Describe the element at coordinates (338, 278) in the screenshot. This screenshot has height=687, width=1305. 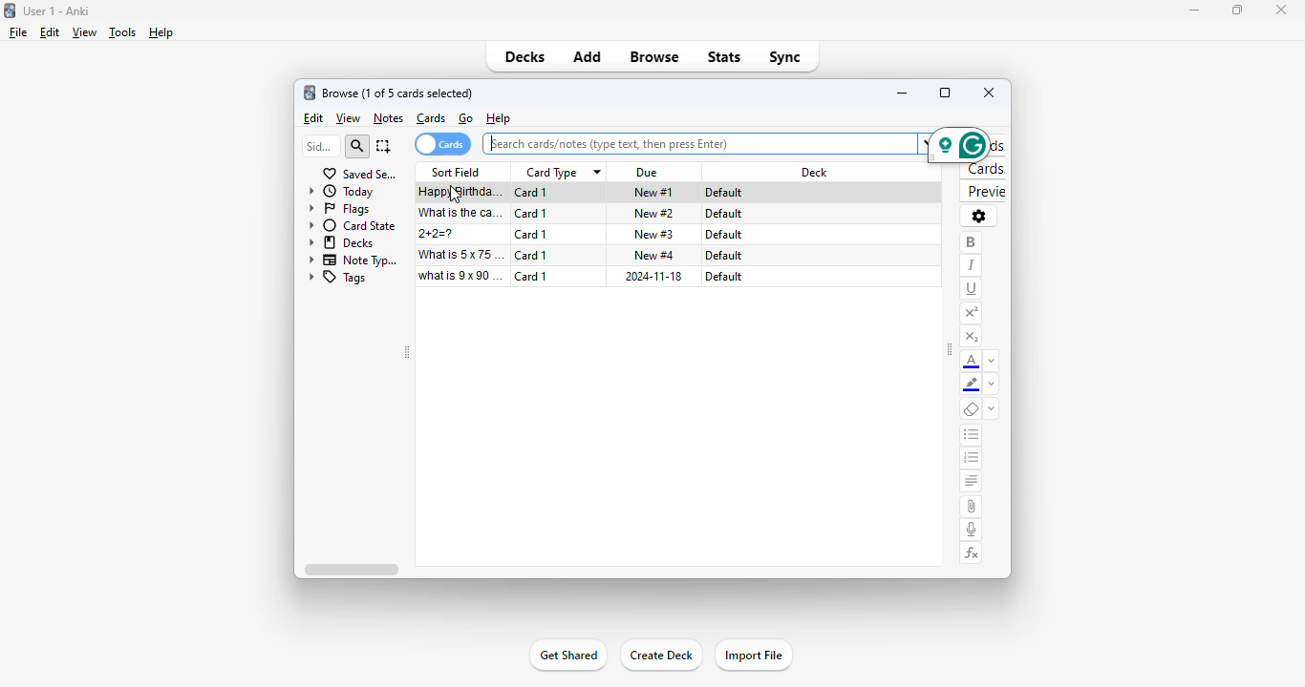
I see `tags` at that location.